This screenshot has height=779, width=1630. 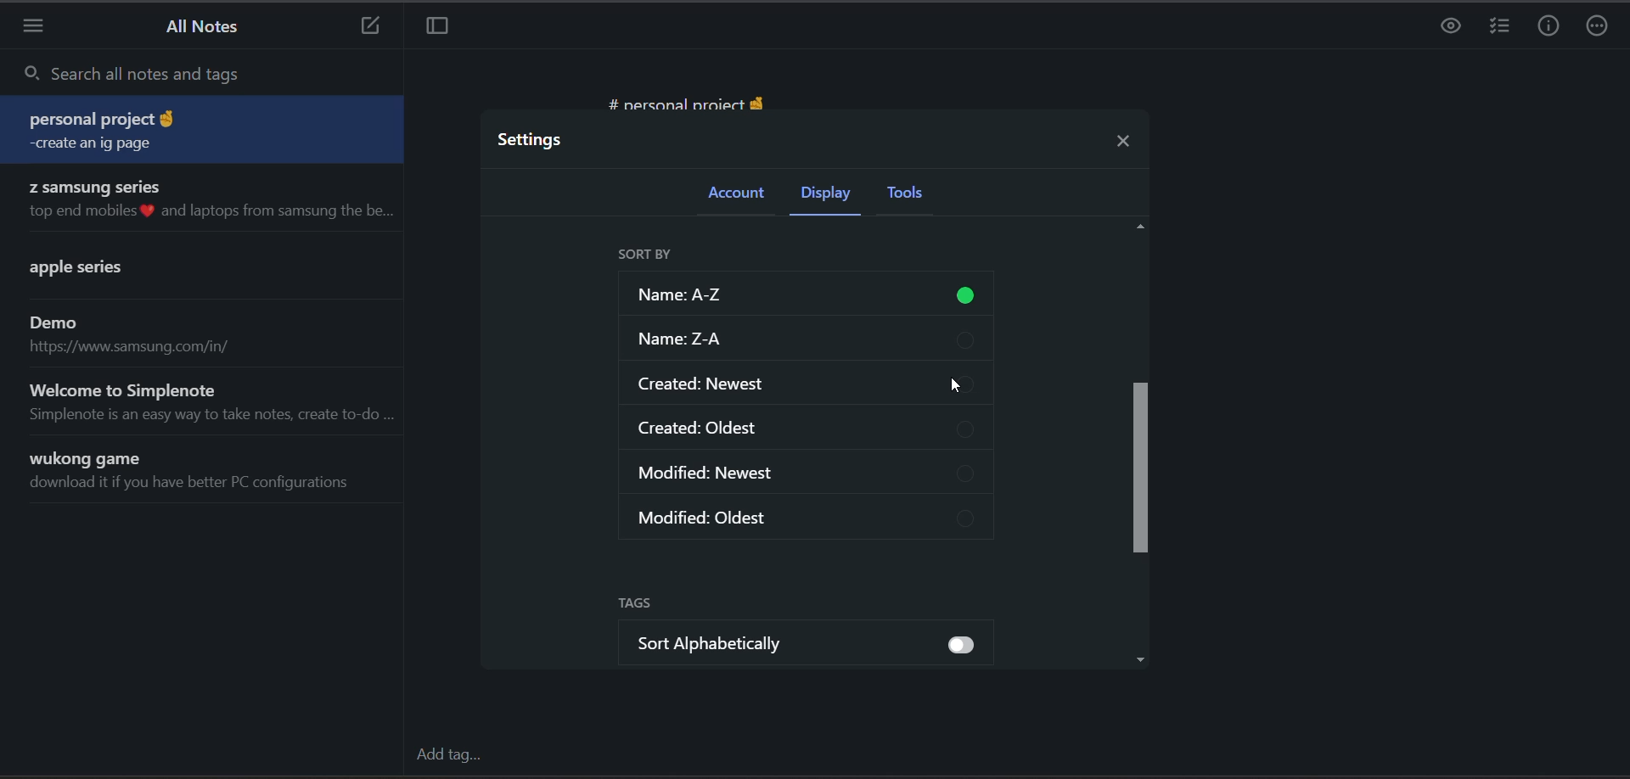 I want to click on preview, so click(x=1446, y=27).